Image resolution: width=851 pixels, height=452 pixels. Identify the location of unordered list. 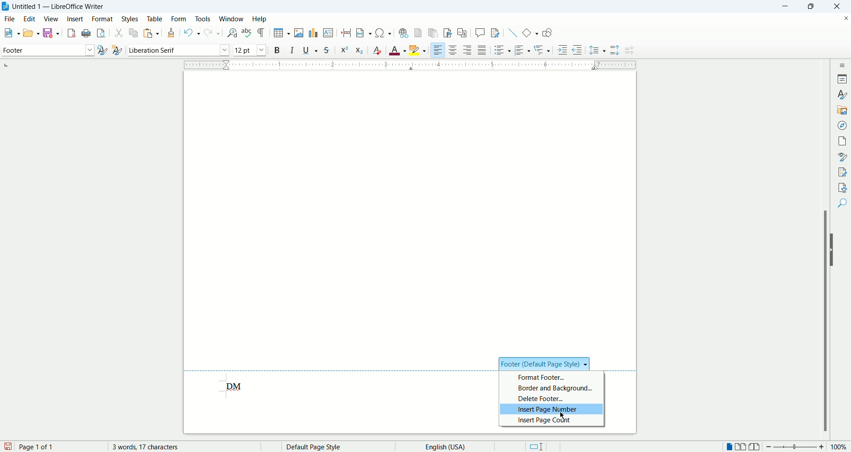
(501, 50).